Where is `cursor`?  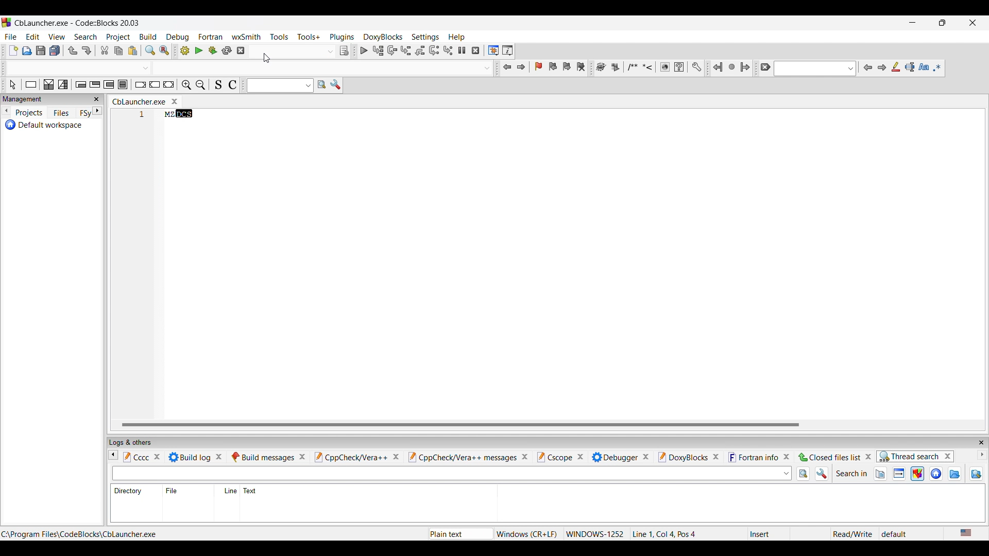 cursor is located at coordinates (269, 59).